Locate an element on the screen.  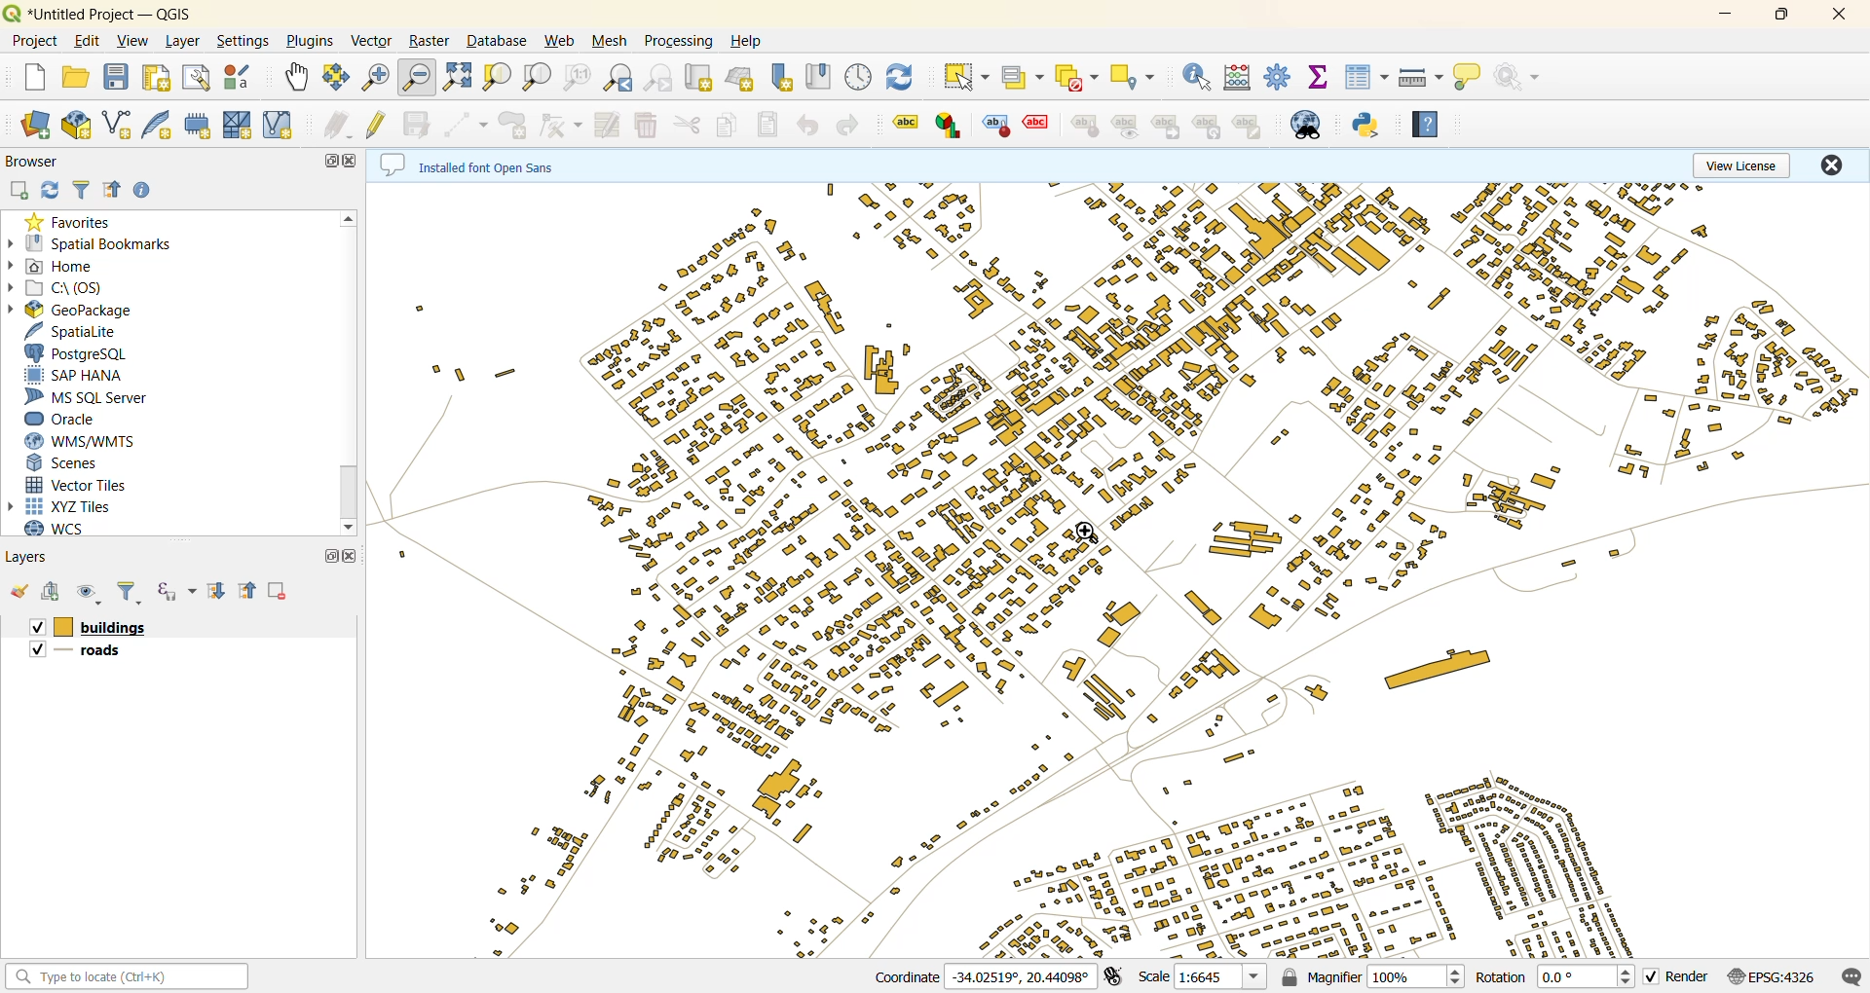
Untitled Project-QGIS(file name and app name) is located at coordinates (105, 13).